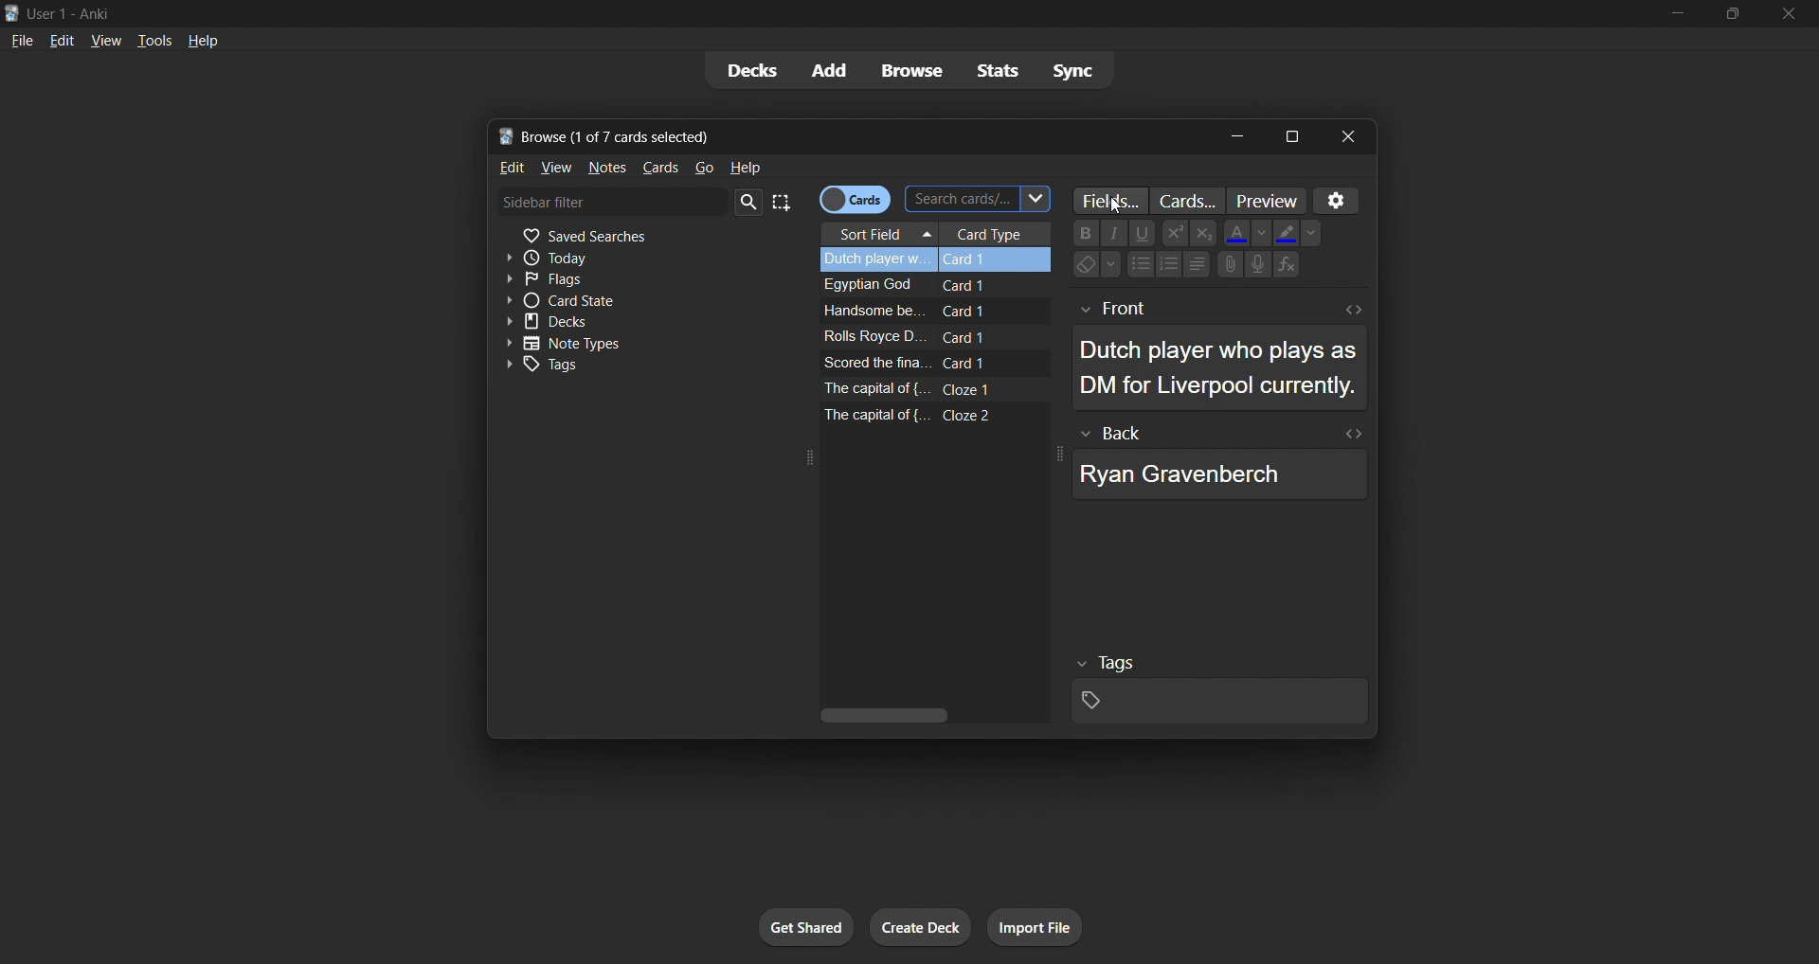 The image size is (1819, 964). Describe the element at coordinates (854, 200) in the screenshot. I see `cards/notes toggle` at that location.